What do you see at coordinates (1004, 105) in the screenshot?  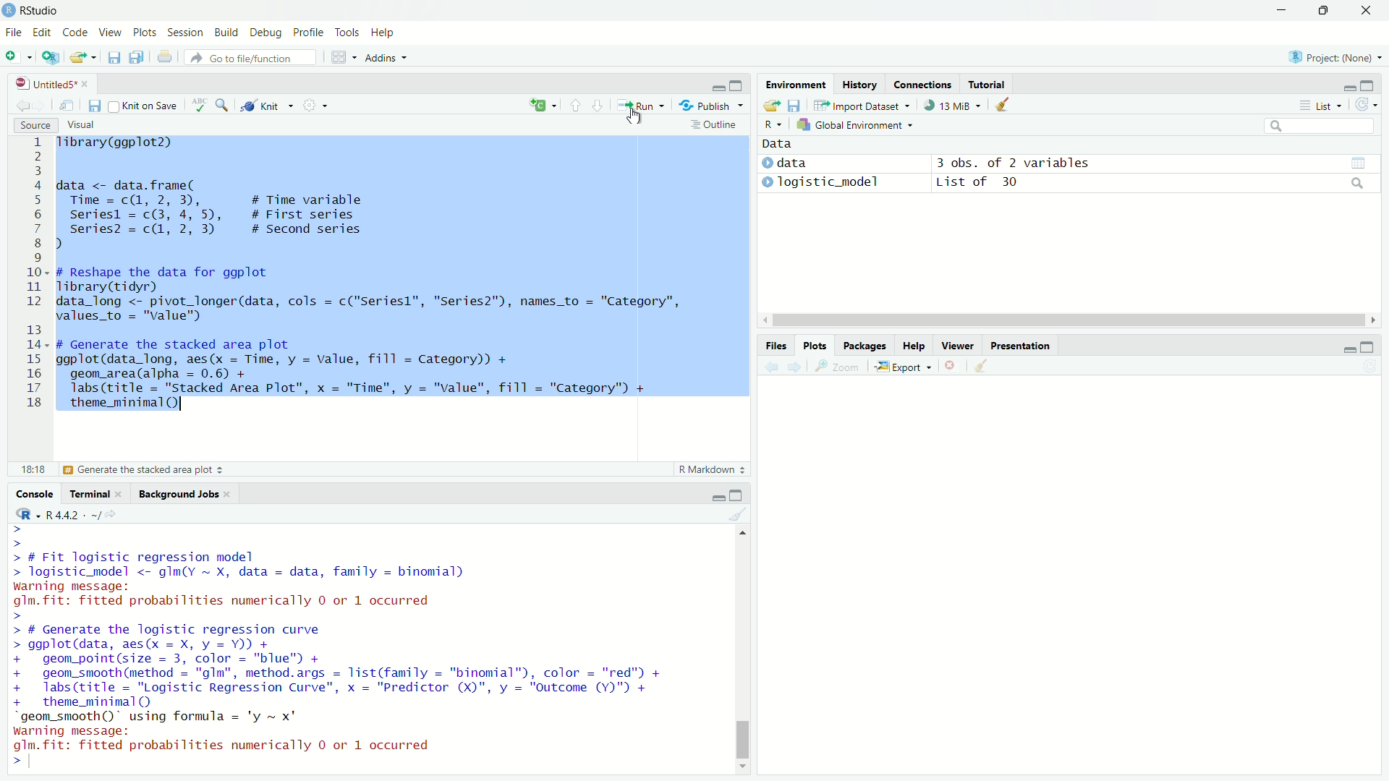 I see `clear` at bounding box center [1004, 105].